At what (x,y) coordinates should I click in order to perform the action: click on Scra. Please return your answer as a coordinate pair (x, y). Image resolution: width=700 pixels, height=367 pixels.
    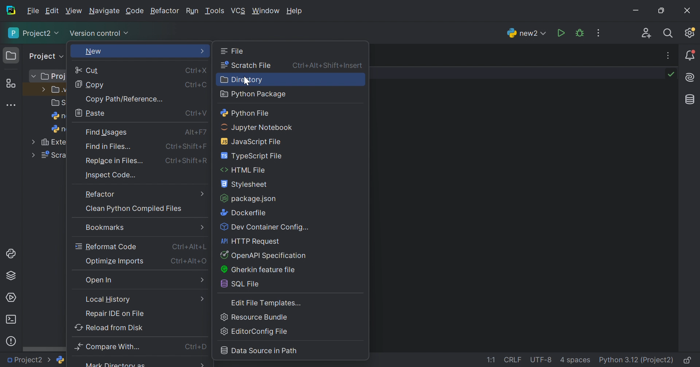
    Looking at the image, I should click on (54, 156).